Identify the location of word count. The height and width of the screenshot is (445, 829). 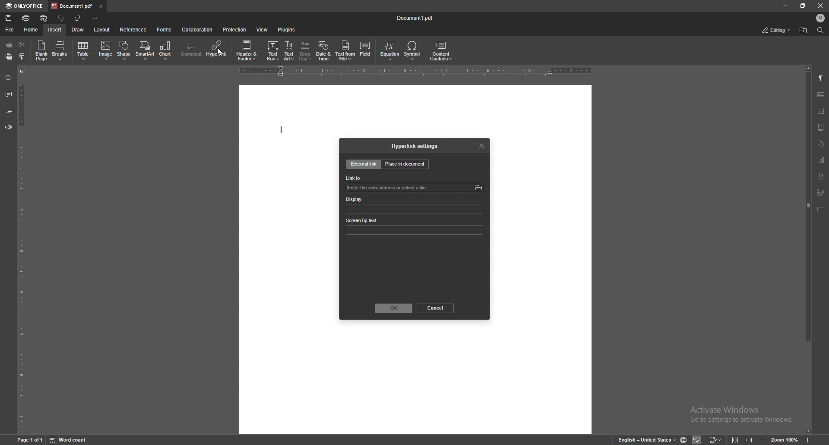
(70, 438).